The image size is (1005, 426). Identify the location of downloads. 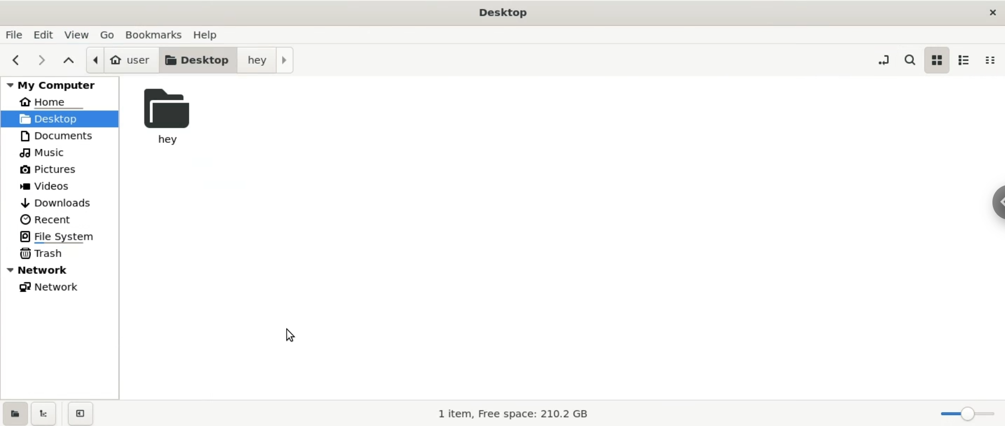
(66, 201).